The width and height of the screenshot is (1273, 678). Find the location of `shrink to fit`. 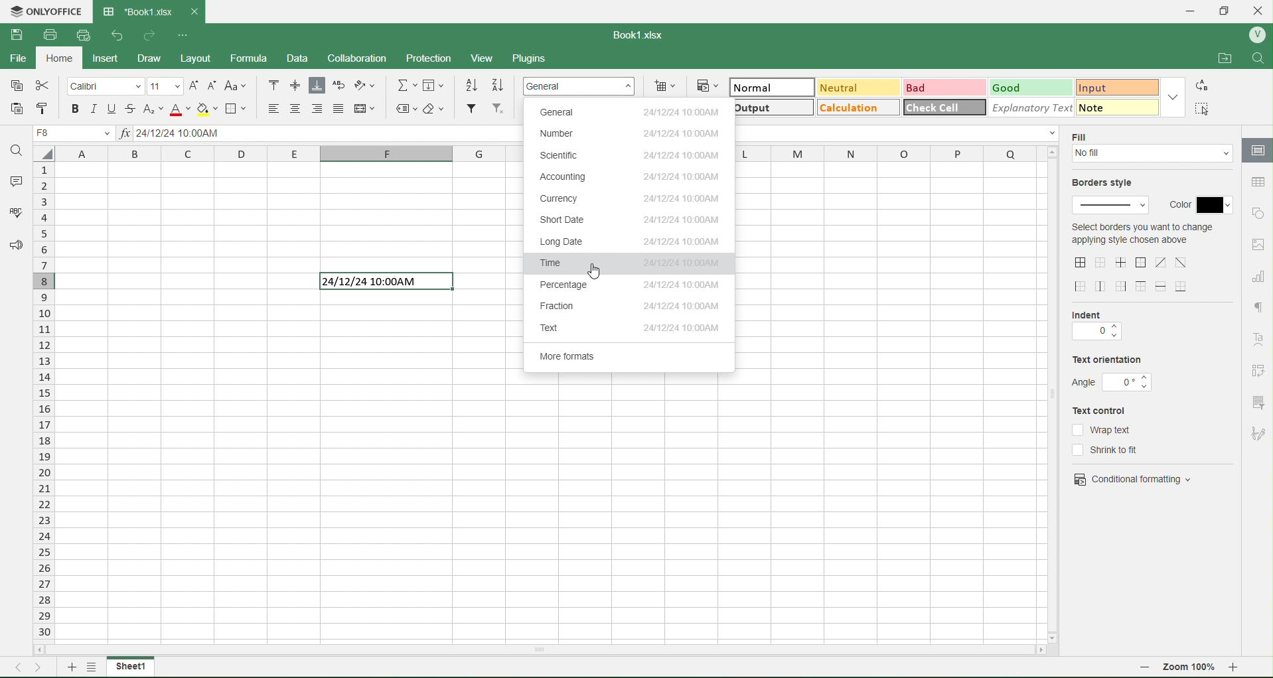

shrink to fit is located at coordinates (1113, 450).